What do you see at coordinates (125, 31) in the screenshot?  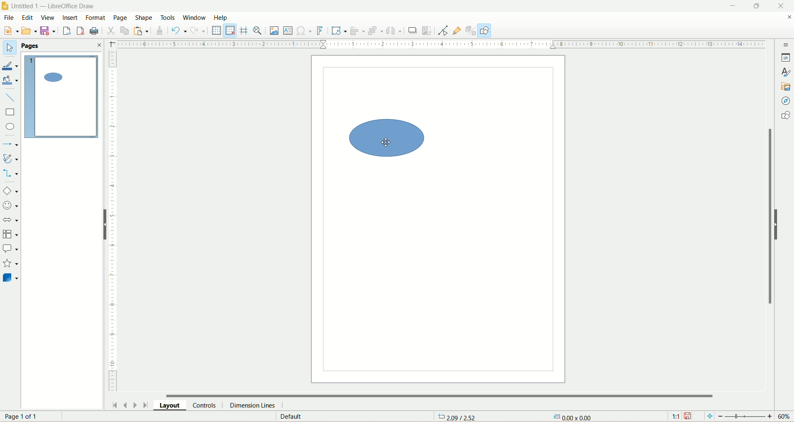 I see `copy` at bounding box center [125, 31].